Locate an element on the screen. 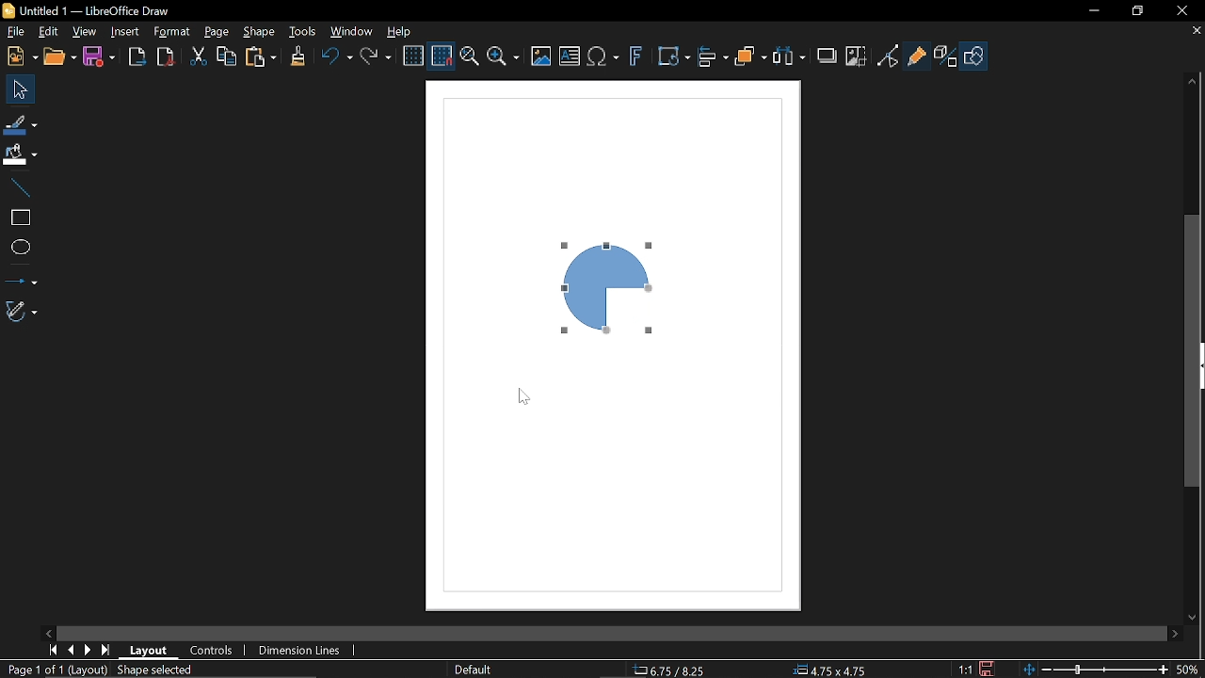 This screenshot has height=678, width=1205. Controls is located at coordinates (213, 651).